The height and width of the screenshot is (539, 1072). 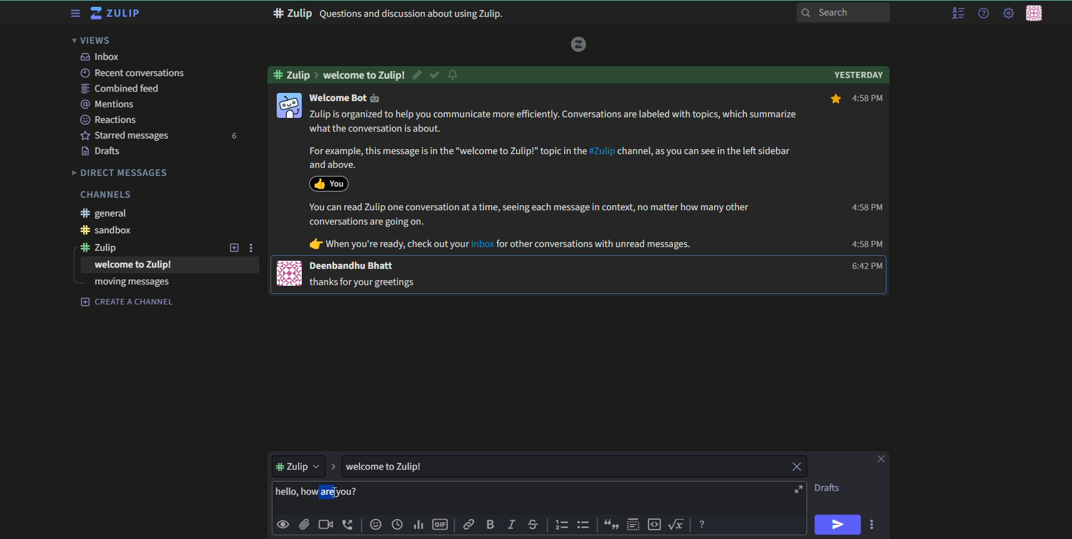 What do you see at coordinates (703, 523) in the screenshot?
I see `message formatting` at bounding box center [703, 523].